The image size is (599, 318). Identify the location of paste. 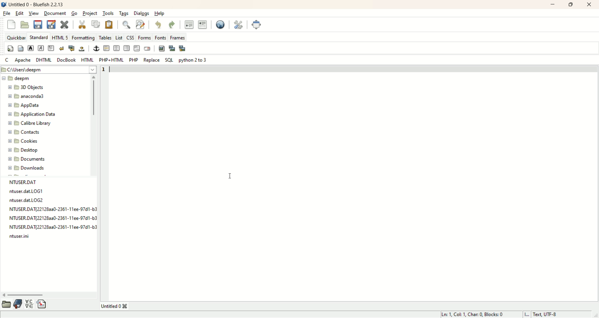
(110, 24).